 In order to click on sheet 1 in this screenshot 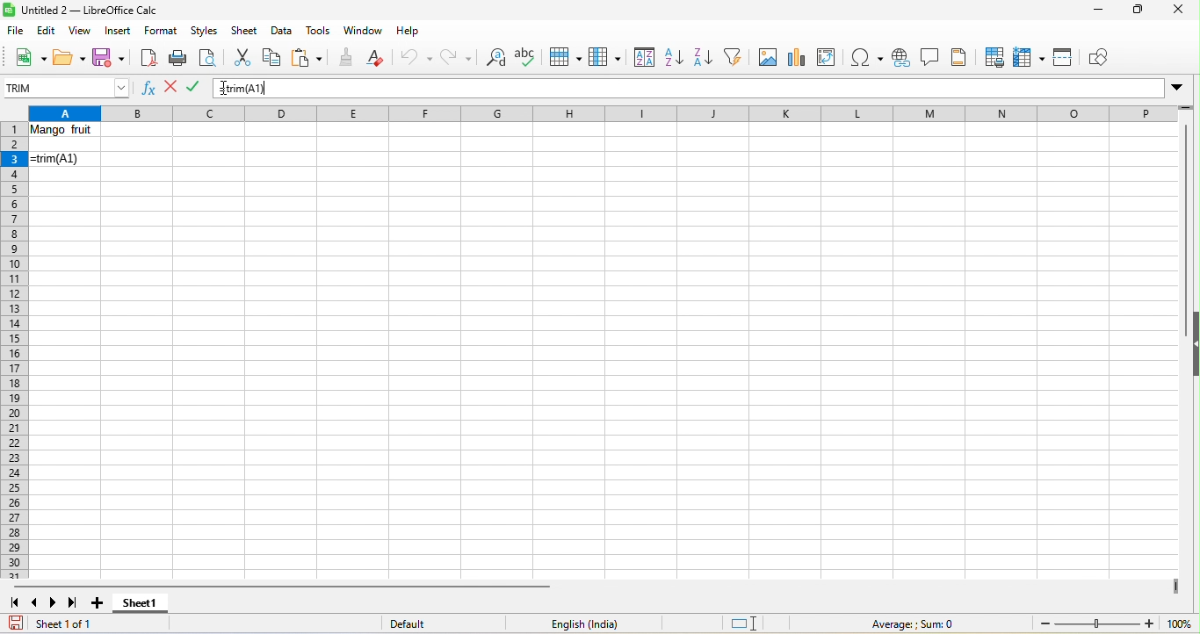, I will do `click(139, 607)`.